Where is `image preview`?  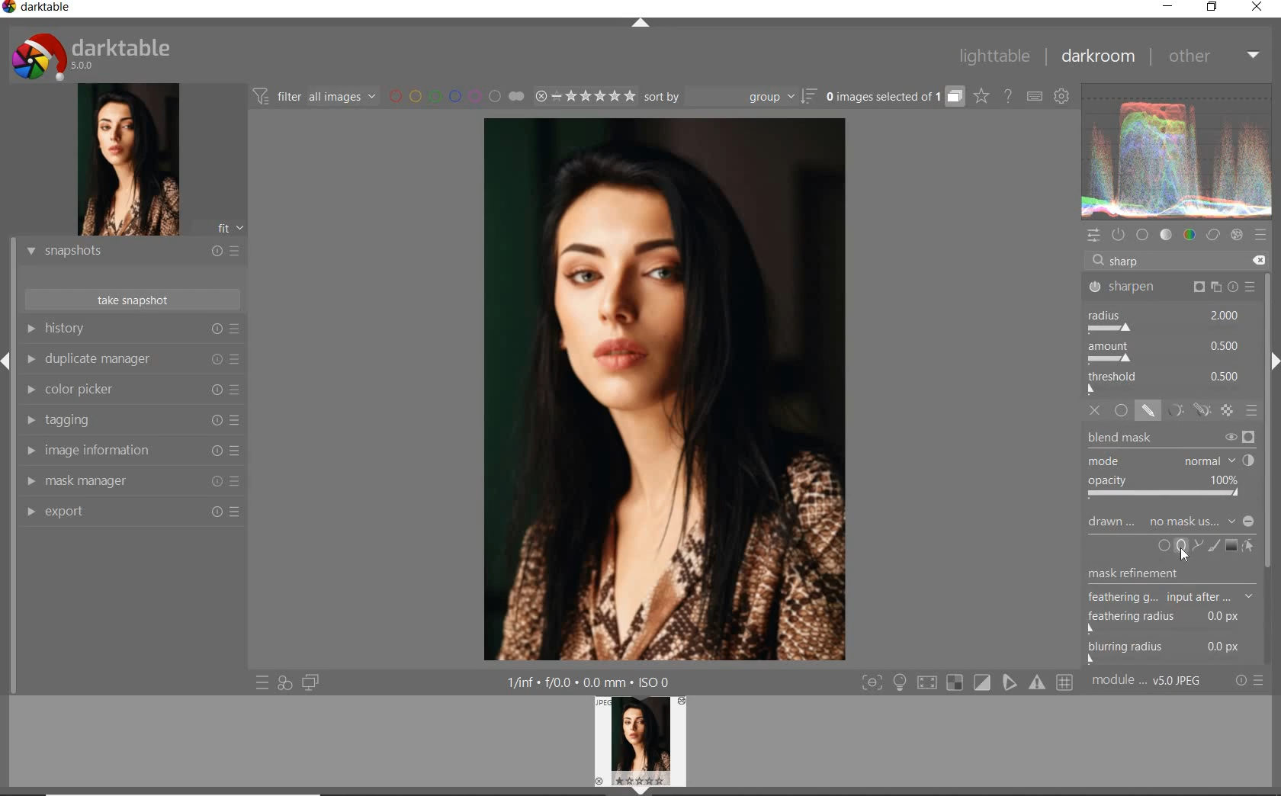 image preview is located at coordinates (129, 159).